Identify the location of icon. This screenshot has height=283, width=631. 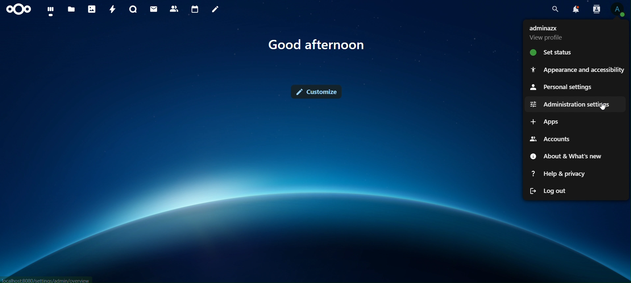
(19, 9).